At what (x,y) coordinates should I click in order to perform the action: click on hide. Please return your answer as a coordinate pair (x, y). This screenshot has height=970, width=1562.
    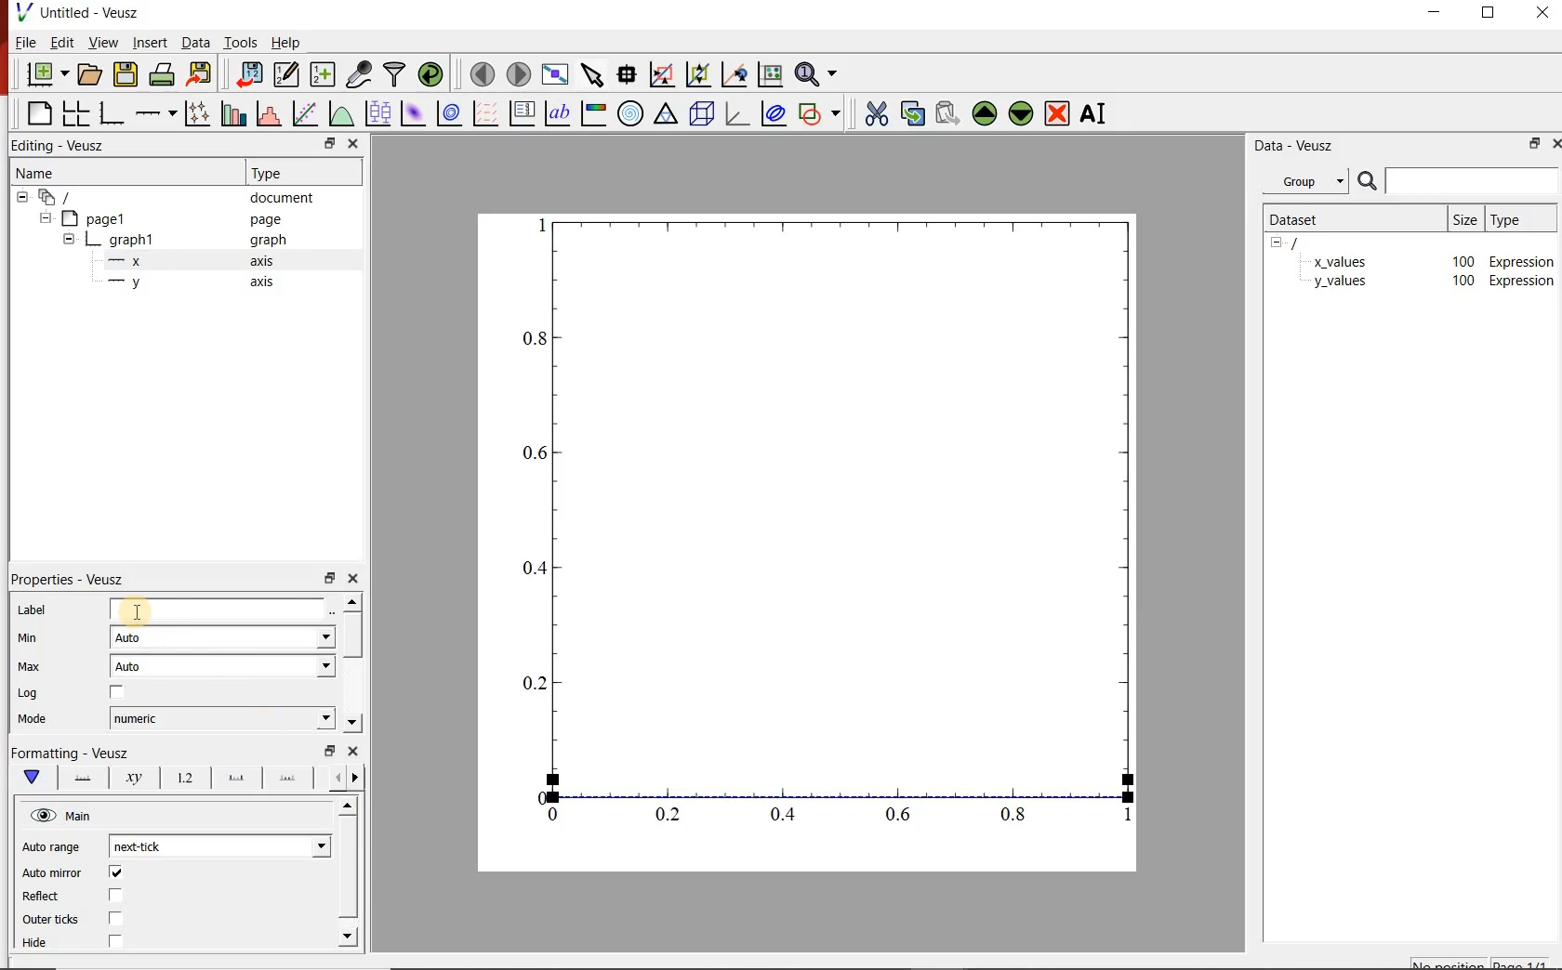
    Looking at the image, I should click on (1282, 243).